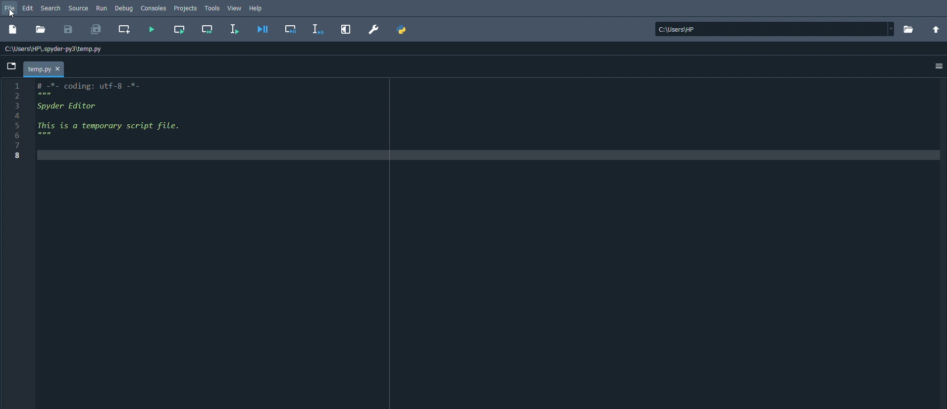 The height and width of the screenshot is (409, 947). I want to click on Tools, so click(213, 7).